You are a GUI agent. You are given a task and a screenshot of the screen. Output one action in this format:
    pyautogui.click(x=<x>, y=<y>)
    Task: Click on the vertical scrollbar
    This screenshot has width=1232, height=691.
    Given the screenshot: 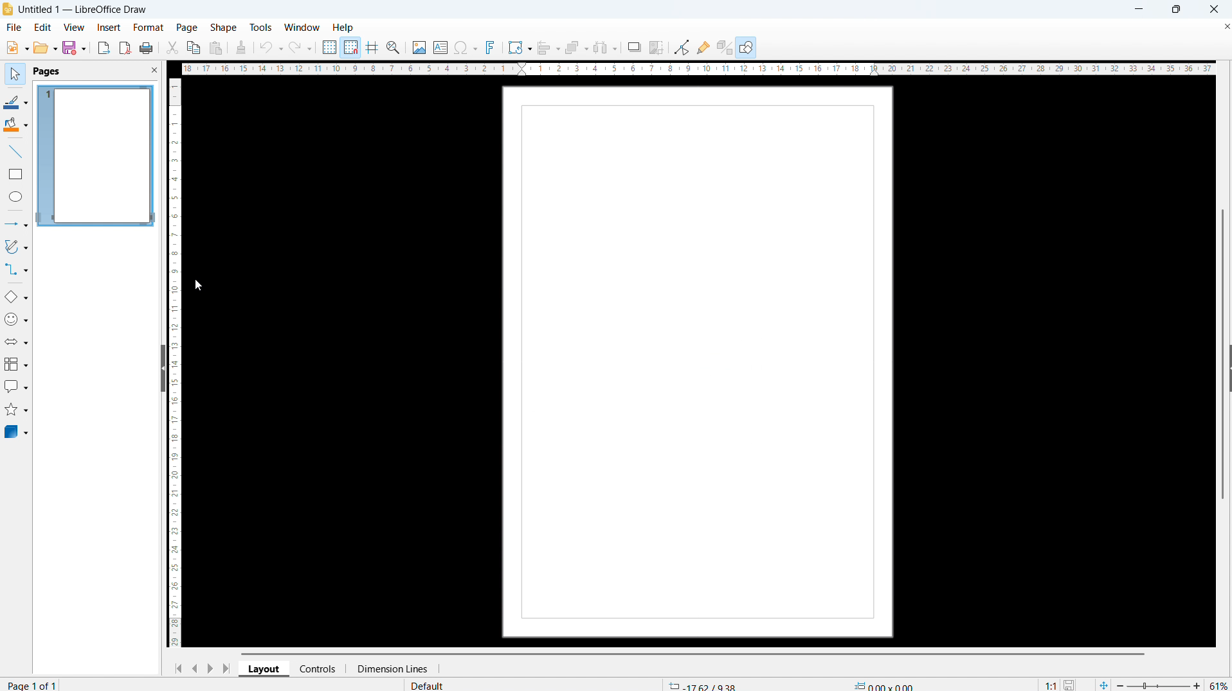 What is the action you would take?
    pyautogui.click(x=1222, y=268)
    